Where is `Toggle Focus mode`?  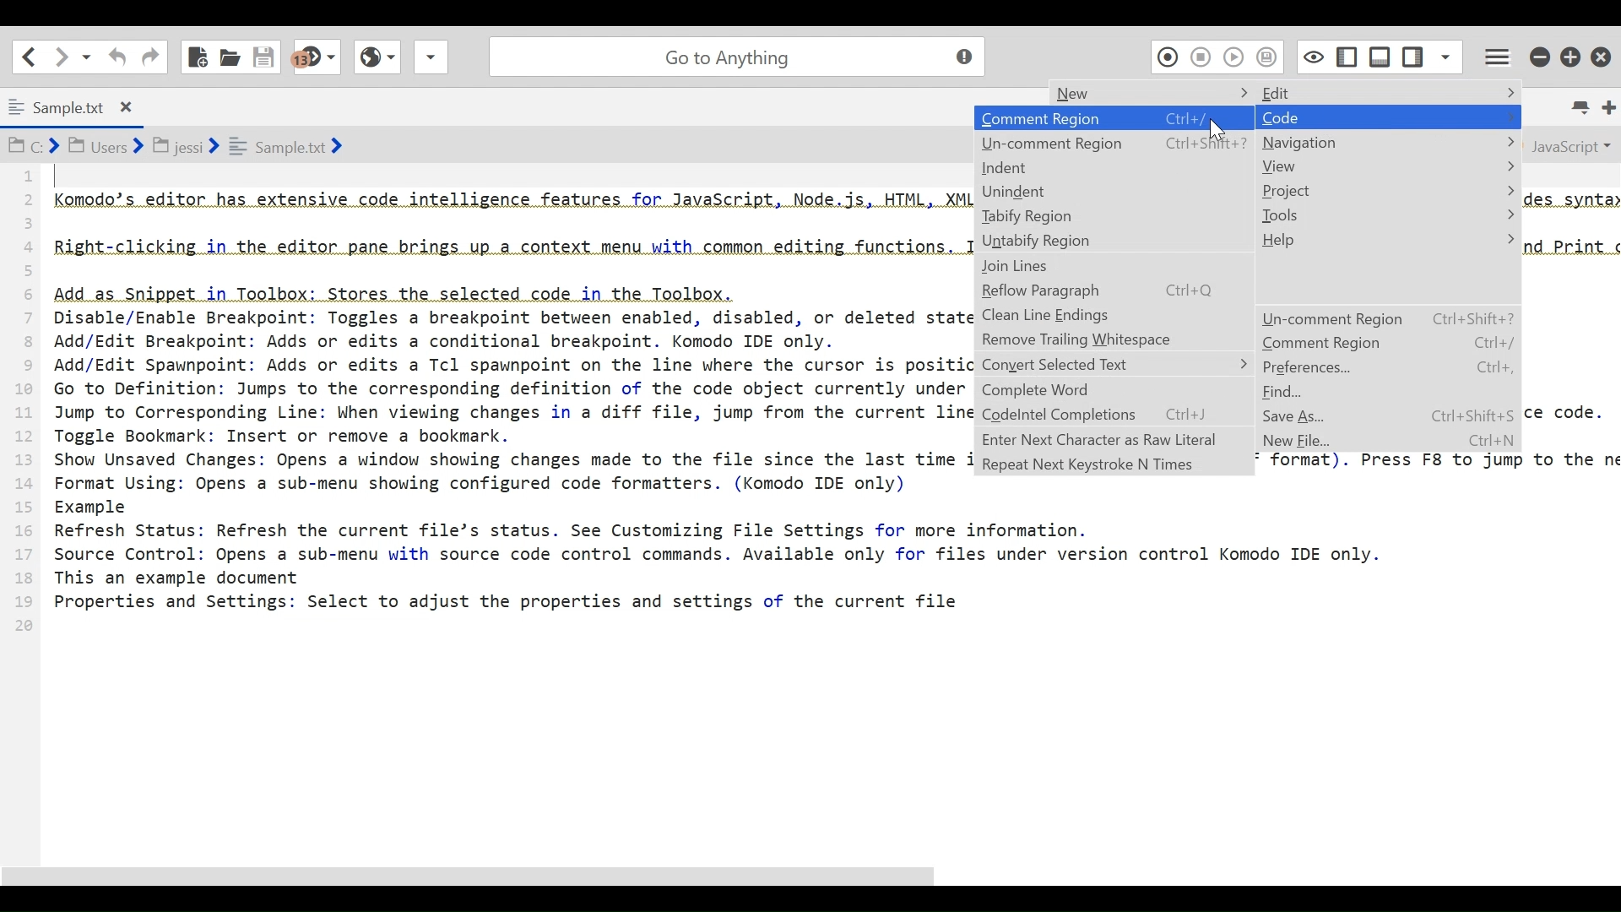 Toggle Focus mode is located at coordinates (1311, 56).